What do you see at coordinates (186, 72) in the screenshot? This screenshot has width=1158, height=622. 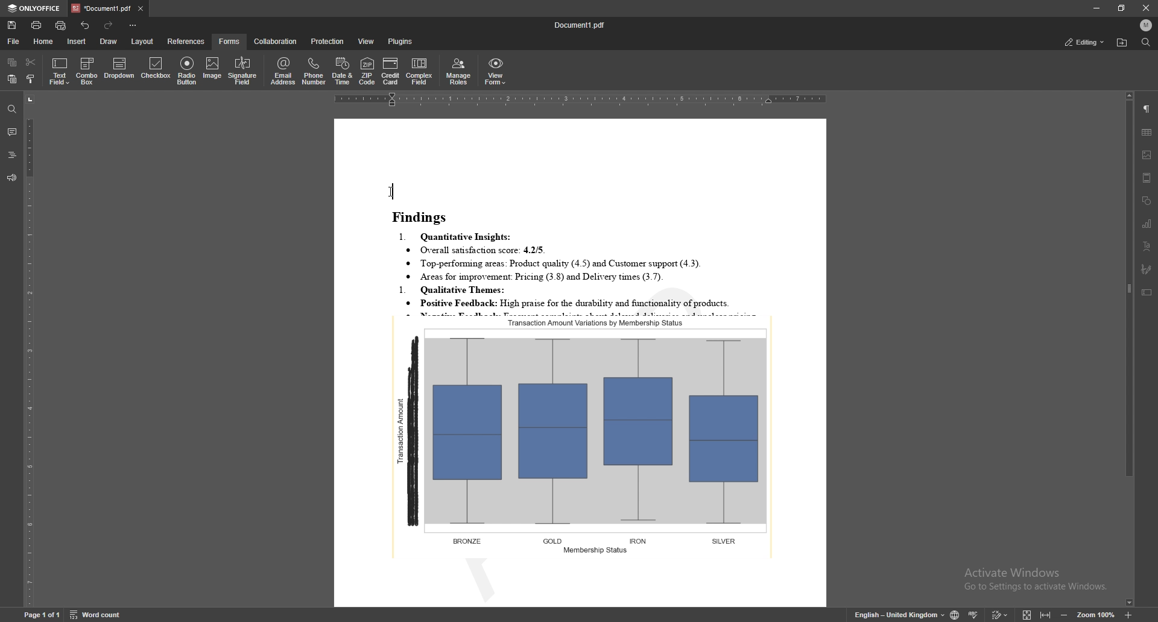 I see `radio button` at bounding box center [186, 72].